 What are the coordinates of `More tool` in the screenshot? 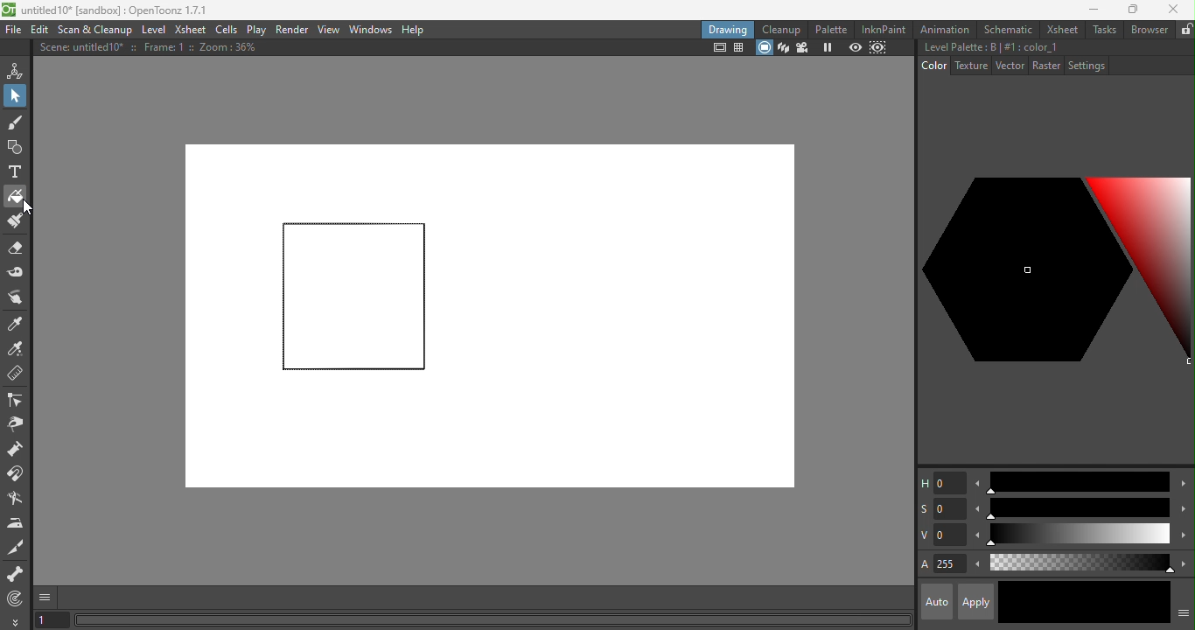 It's located at (16, 621).